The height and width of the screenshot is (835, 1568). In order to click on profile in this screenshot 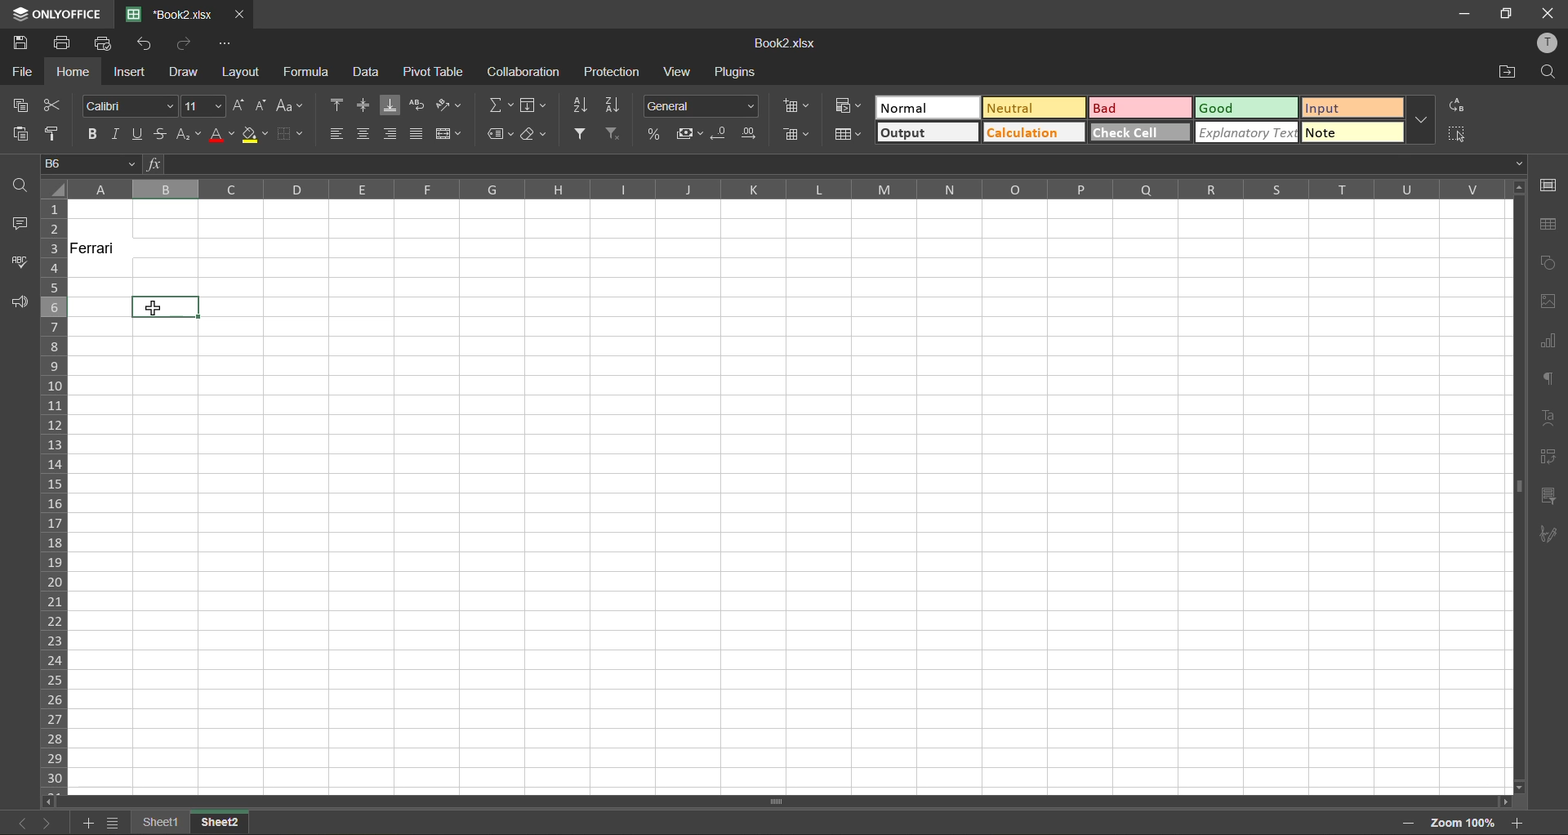, I will do `click(1545, 43)`.